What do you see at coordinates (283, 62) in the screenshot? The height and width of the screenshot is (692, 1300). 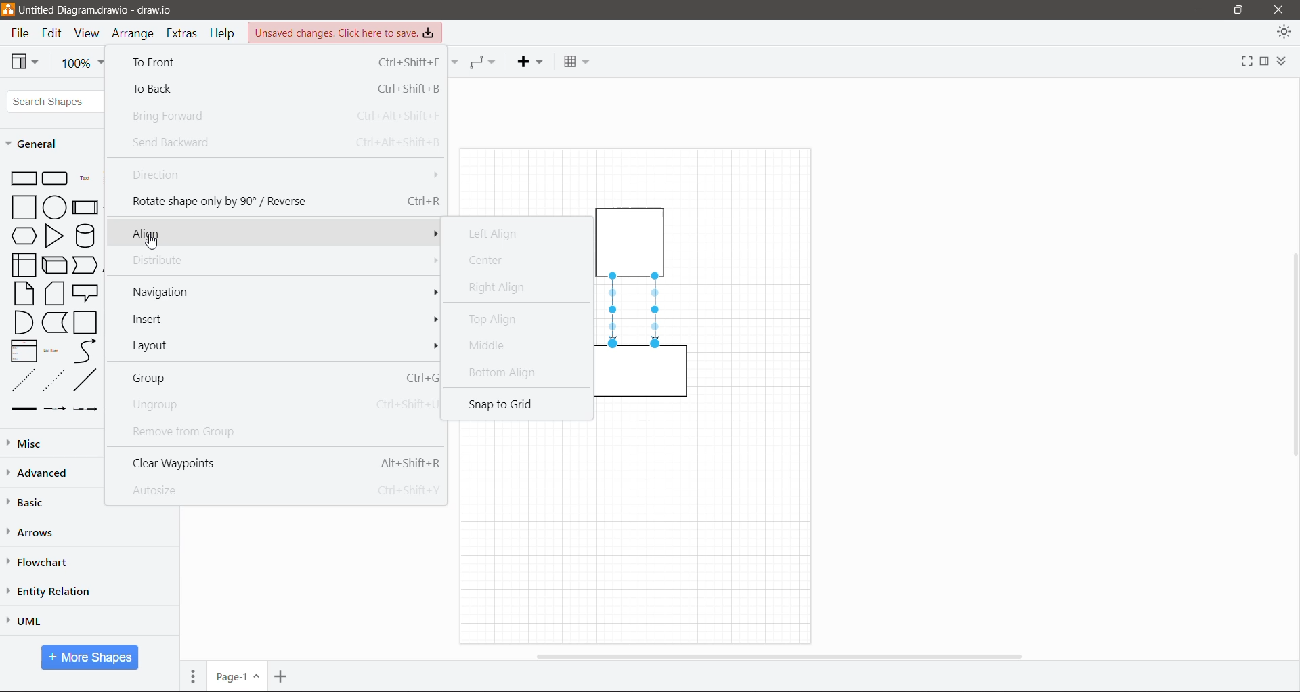 I see `To Front CTRL+SHIFT+F` at bounding box center [283, 62].